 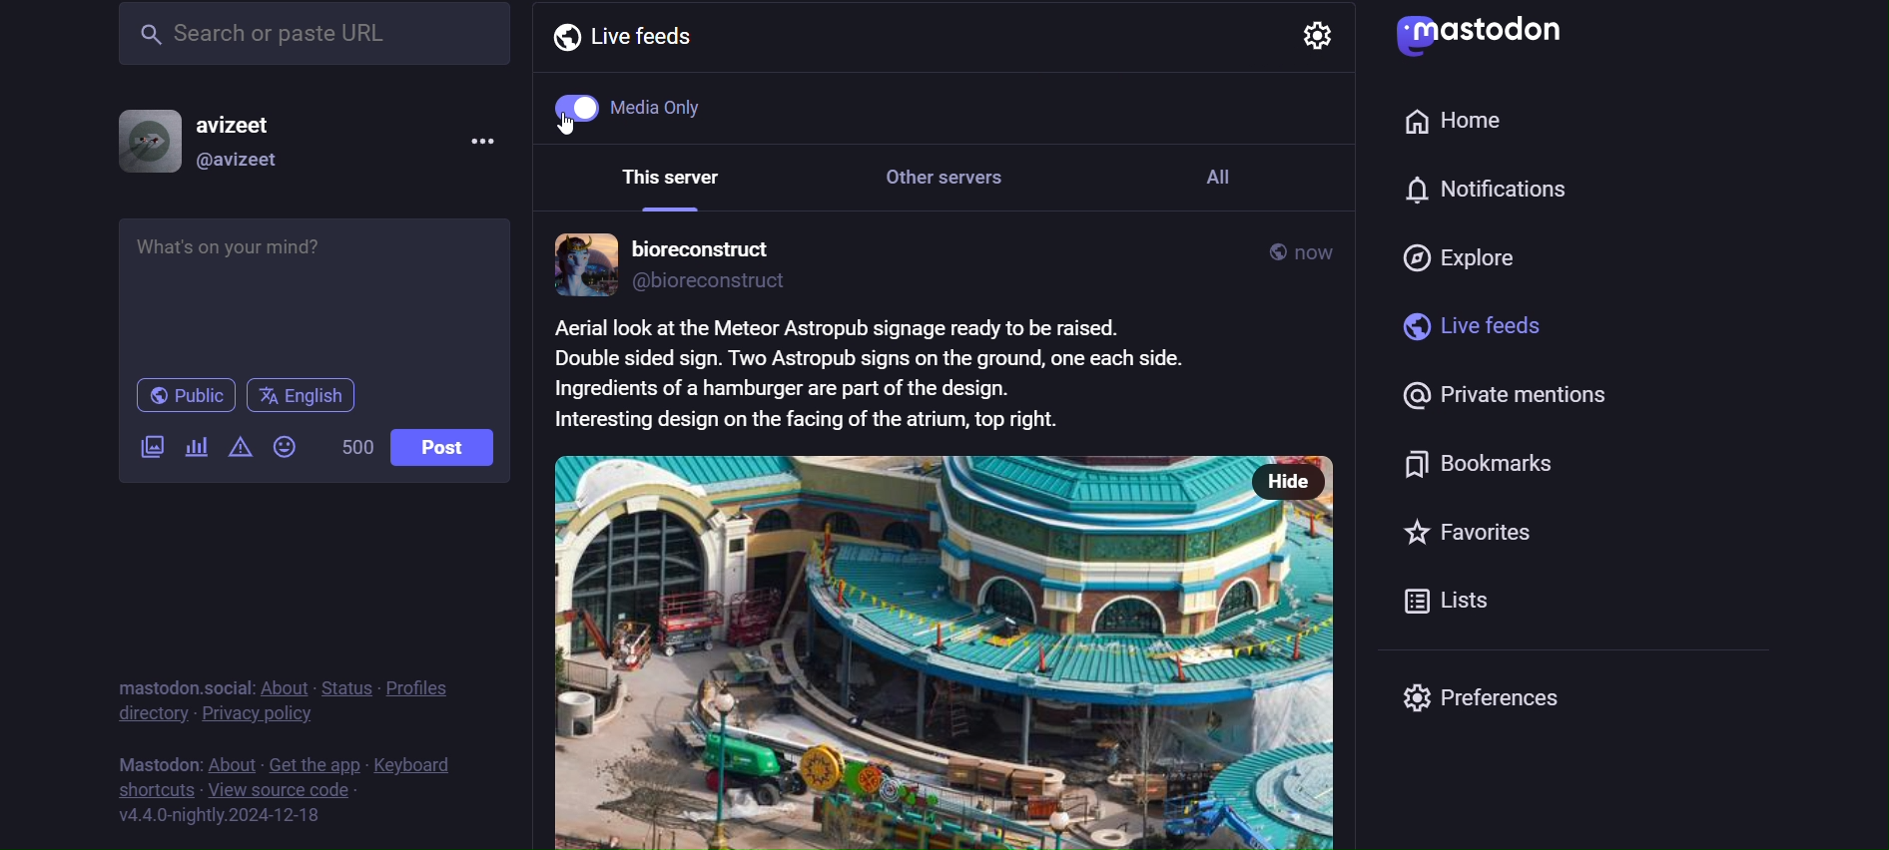 What do you see at coordinates (216, 815) in the screenshot?
I see `version` at bounding box center [216, 815].